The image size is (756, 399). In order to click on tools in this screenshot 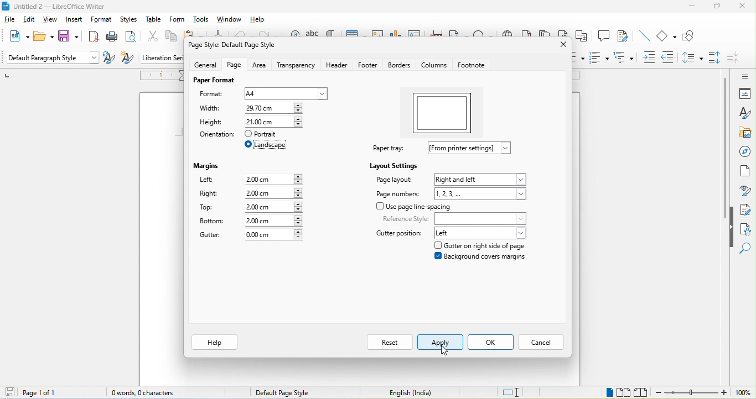, I will do `click(201, 21)`.